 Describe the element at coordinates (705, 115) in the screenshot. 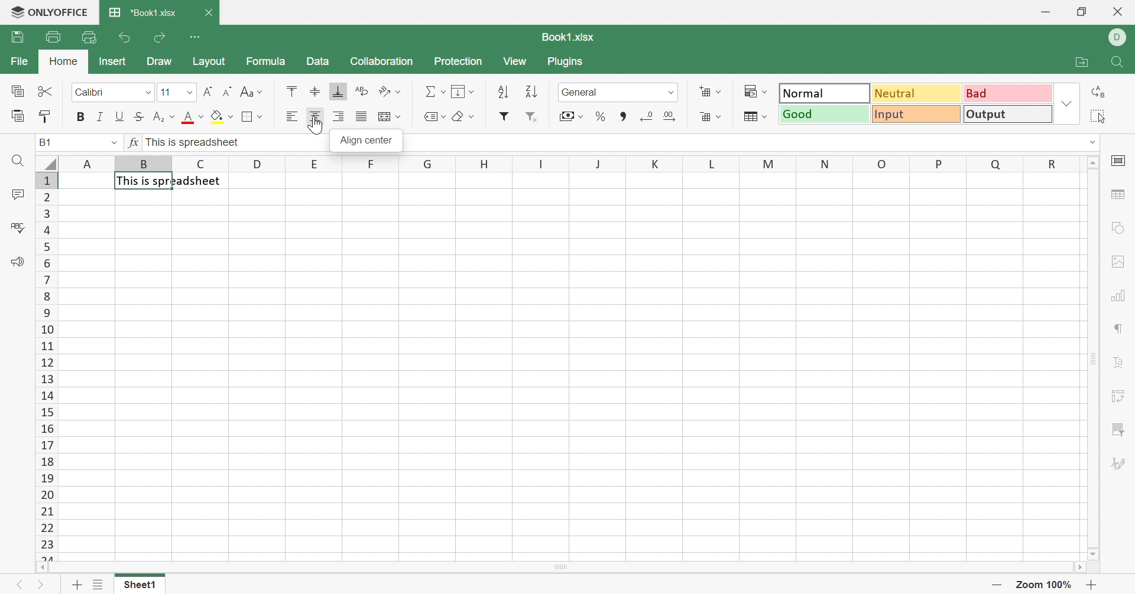

I see `Delete cells` at that location.